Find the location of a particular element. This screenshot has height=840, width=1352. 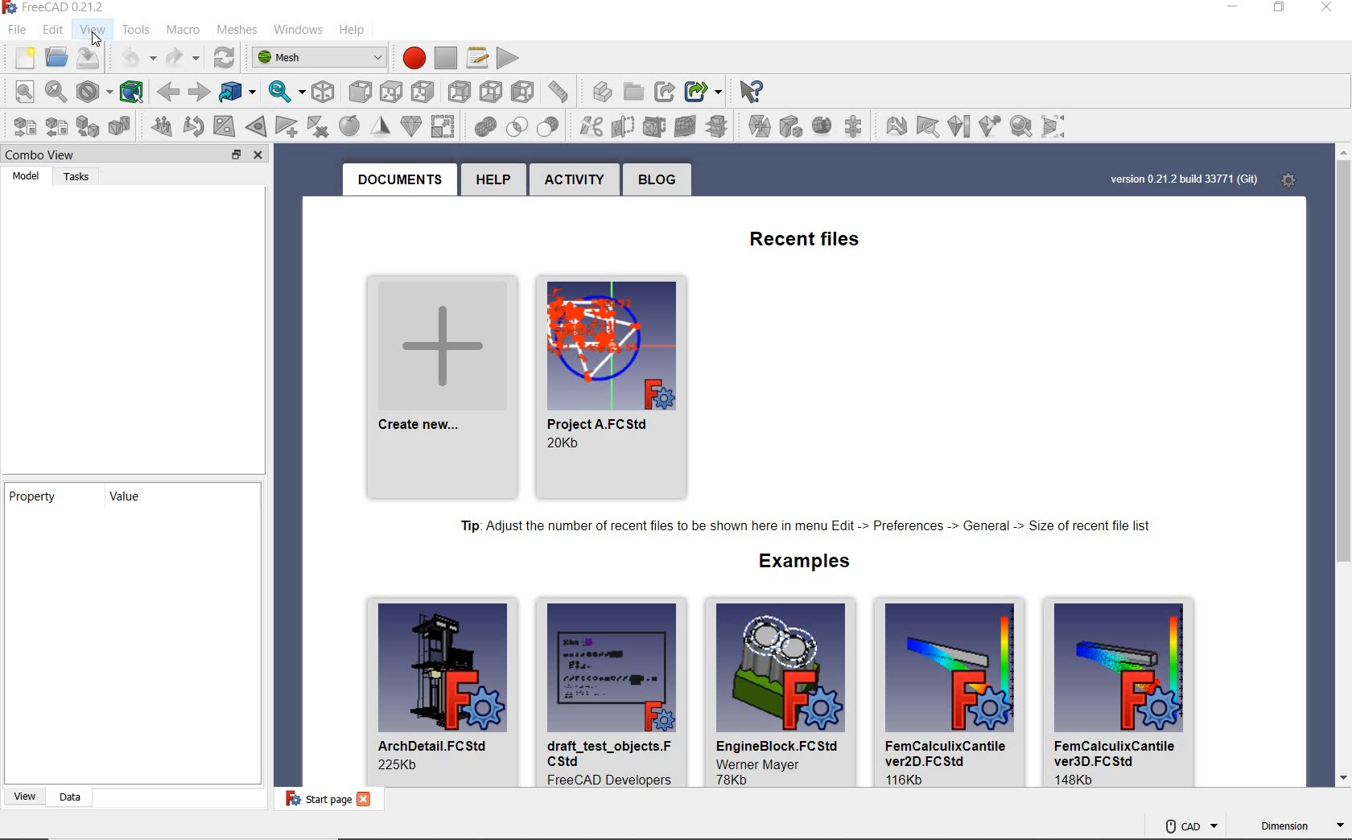

tasks is located at coordinates (71, 177).